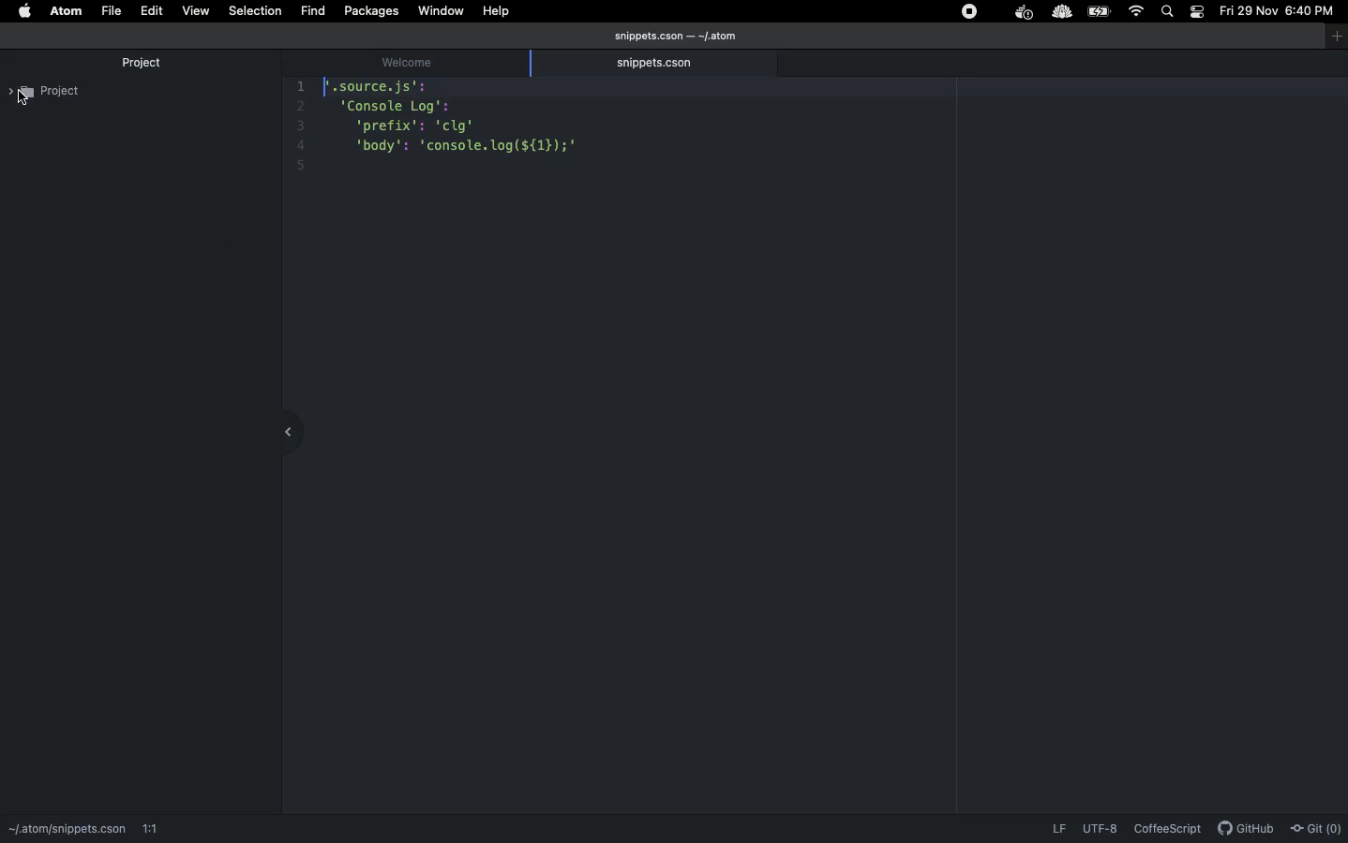 The height and width of the screenshot is (843, 1348). Describe the element at coordinates (67, 829) in the screenshot. I see `path` at that location.